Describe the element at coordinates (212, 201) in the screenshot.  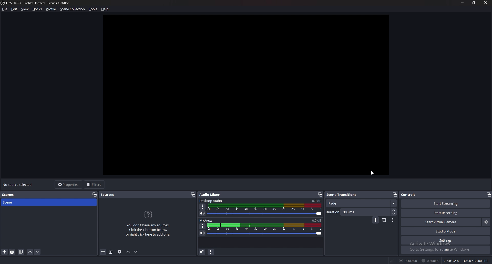
I see `desktop audio` at that location.